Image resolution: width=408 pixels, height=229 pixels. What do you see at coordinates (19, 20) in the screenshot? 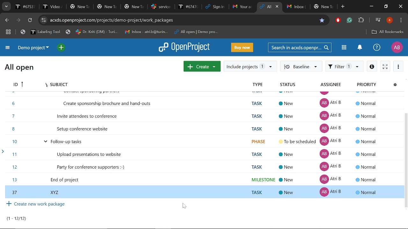
I see `Next page` at bounding box center [19, 20].